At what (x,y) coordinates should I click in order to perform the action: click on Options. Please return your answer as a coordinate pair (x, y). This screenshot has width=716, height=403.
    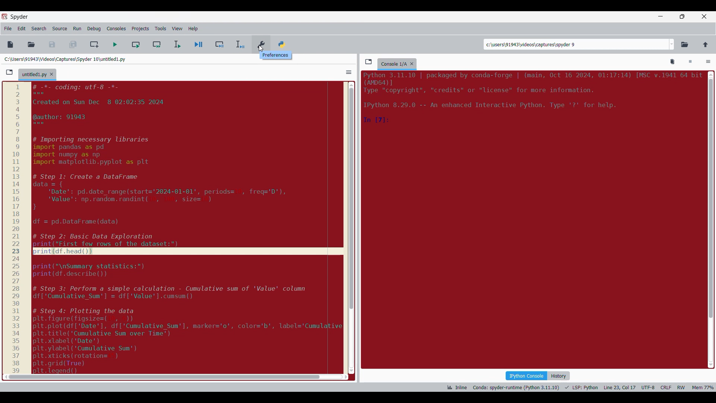
    Looking at the image, I should click on (349, 72).